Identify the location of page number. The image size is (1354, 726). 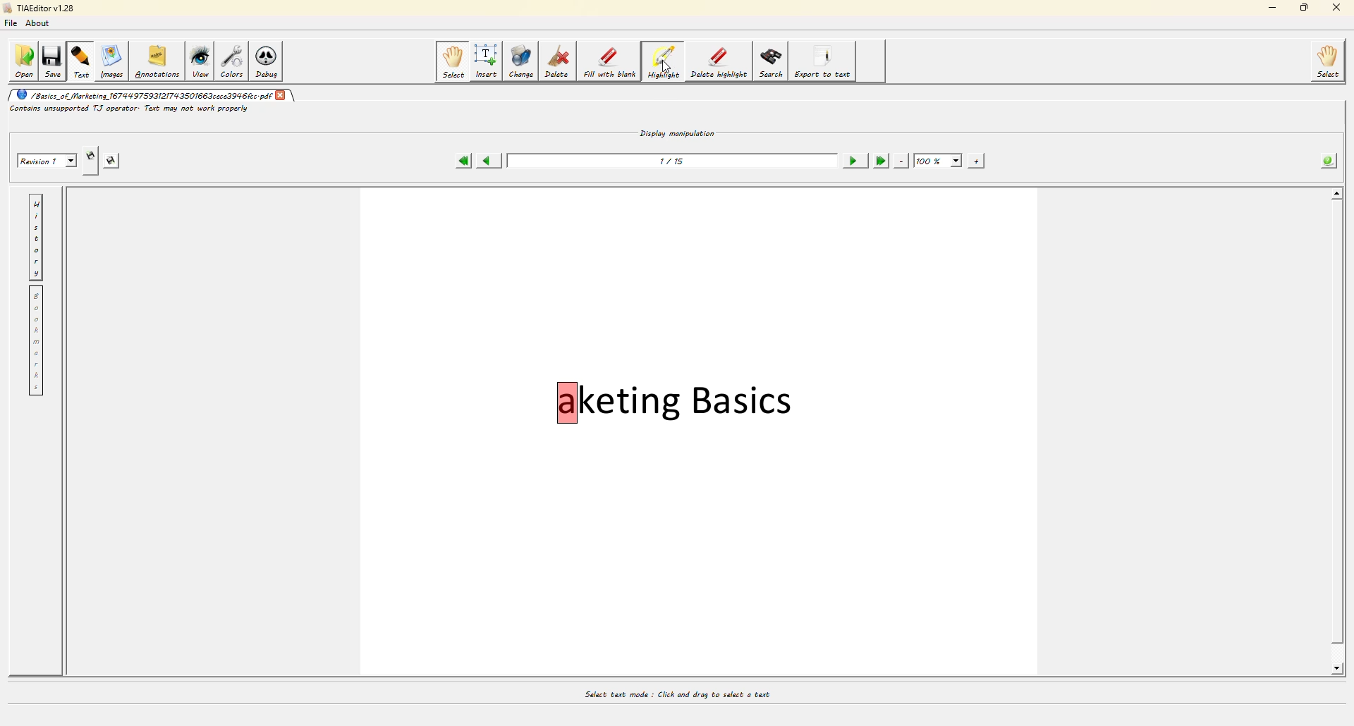
(670, 164).